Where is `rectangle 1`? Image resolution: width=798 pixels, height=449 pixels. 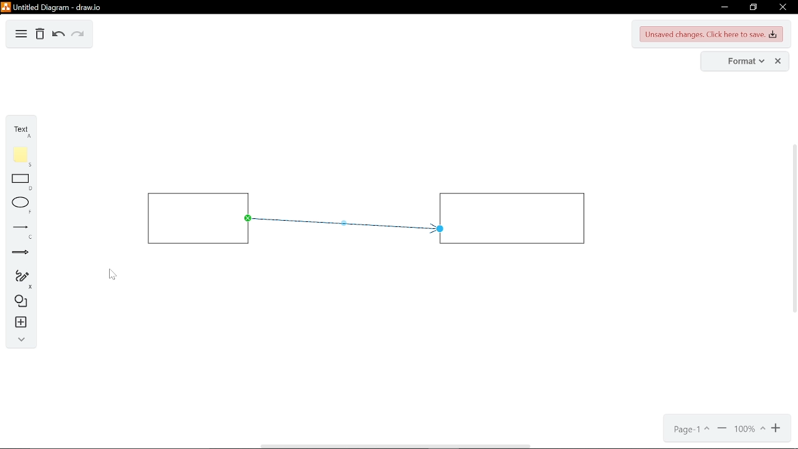 rectangle 1 is located at coordinates (196, 218).